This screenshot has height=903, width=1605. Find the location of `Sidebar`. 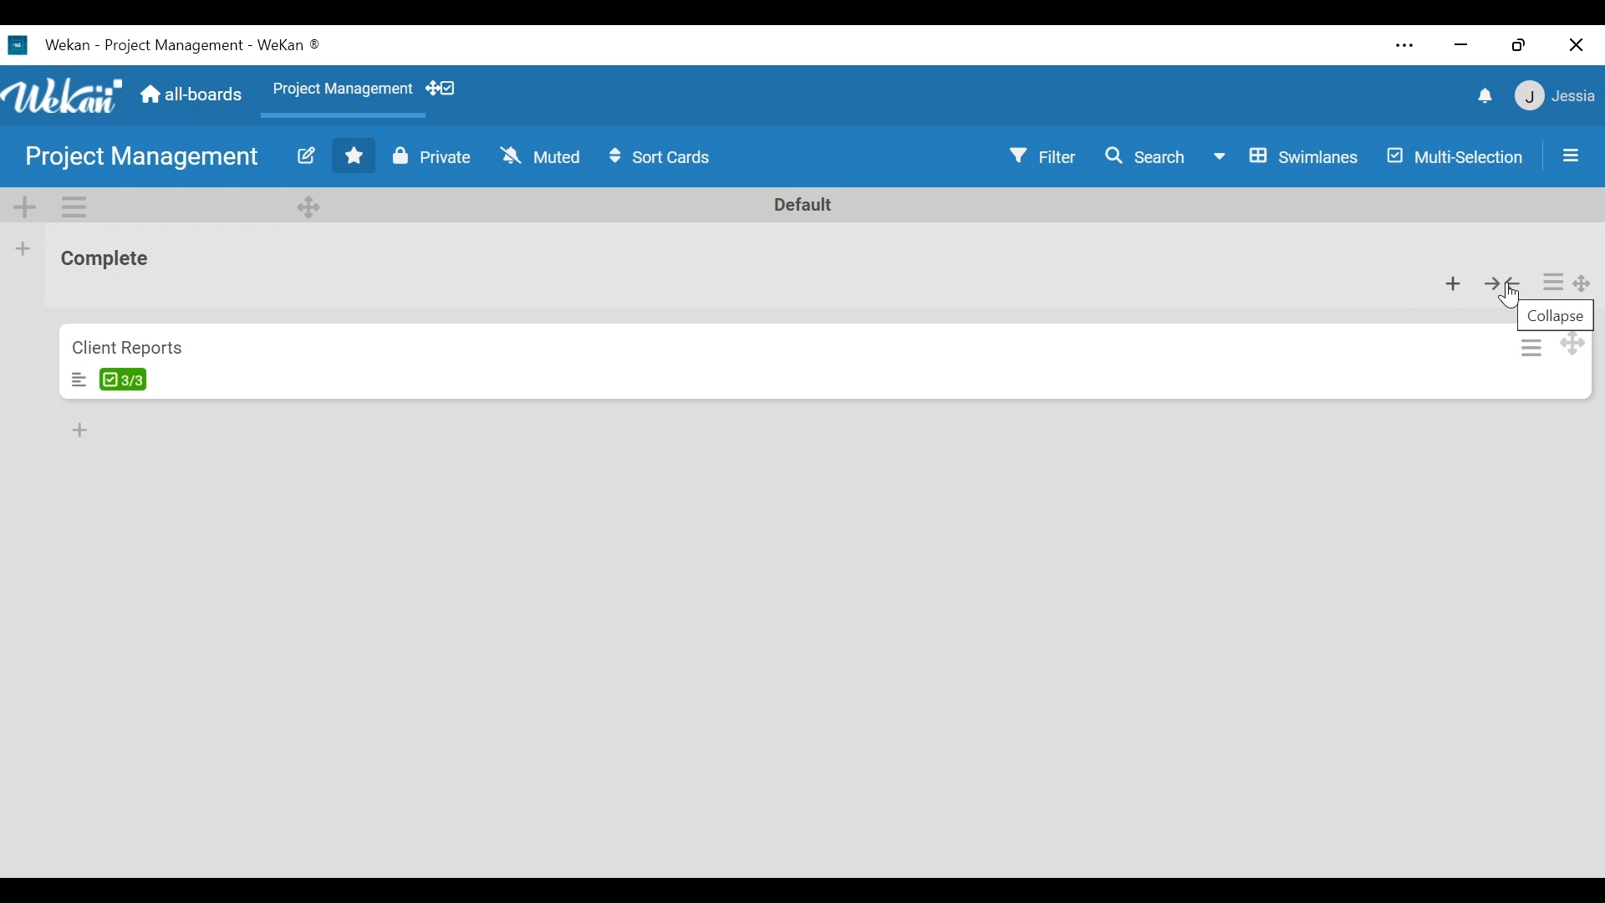

Sidebar is located at coordinates (1571, 155).